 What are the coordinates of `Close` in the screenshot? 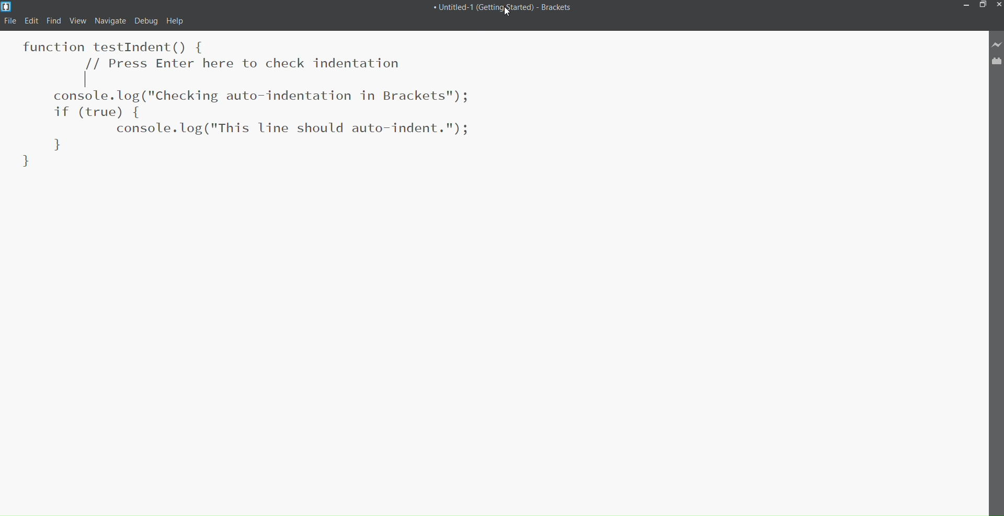 It's located at (1000, 5).